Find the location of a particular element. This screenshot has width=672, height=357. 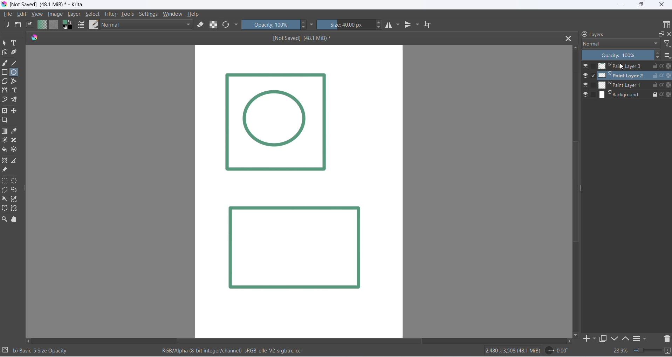

maximize is located at coordinates (642, 5).